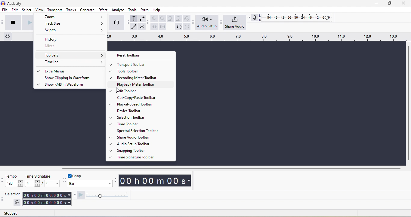  What do you see at coordinates (148, 23) in the screenshot?
I see `audacity edit toolbar` at bounding box center [148, 23].